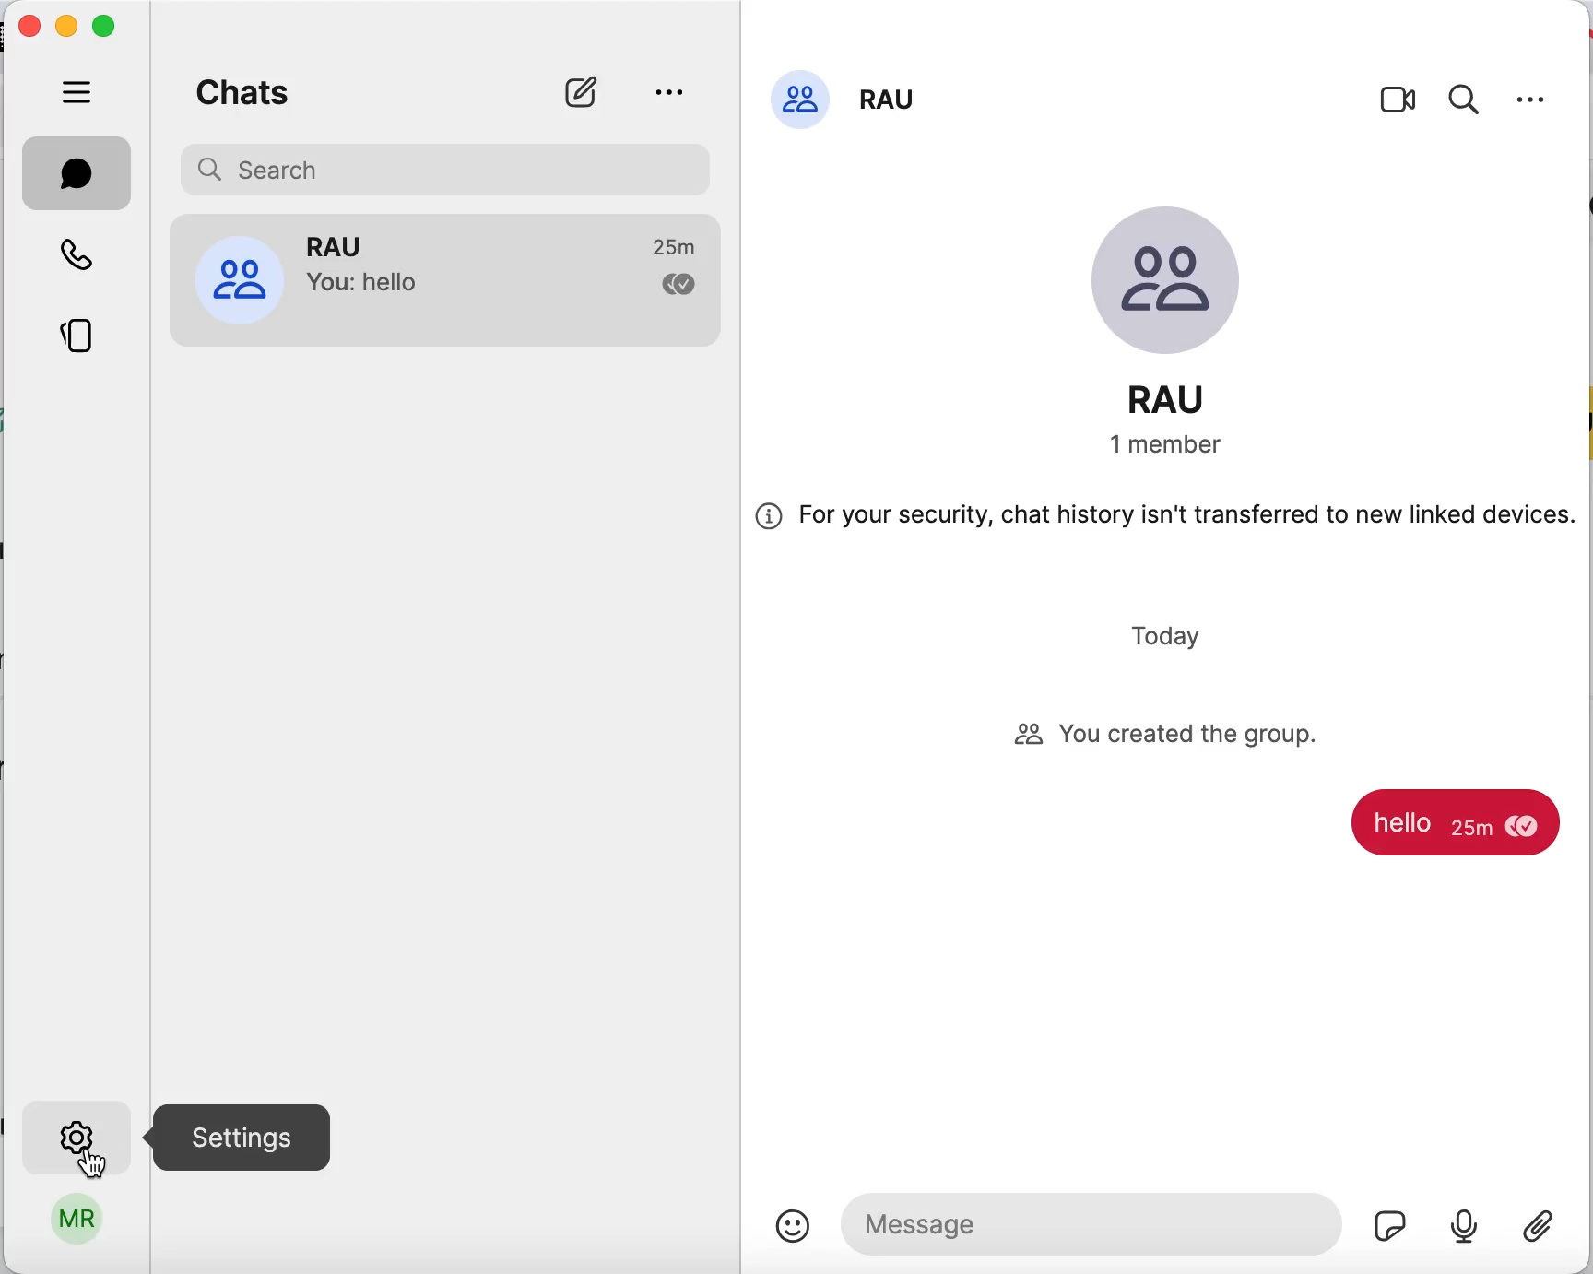 The height and width of the screenshot is (1274, 1593). I want to click on view archive, so click(674, 93).